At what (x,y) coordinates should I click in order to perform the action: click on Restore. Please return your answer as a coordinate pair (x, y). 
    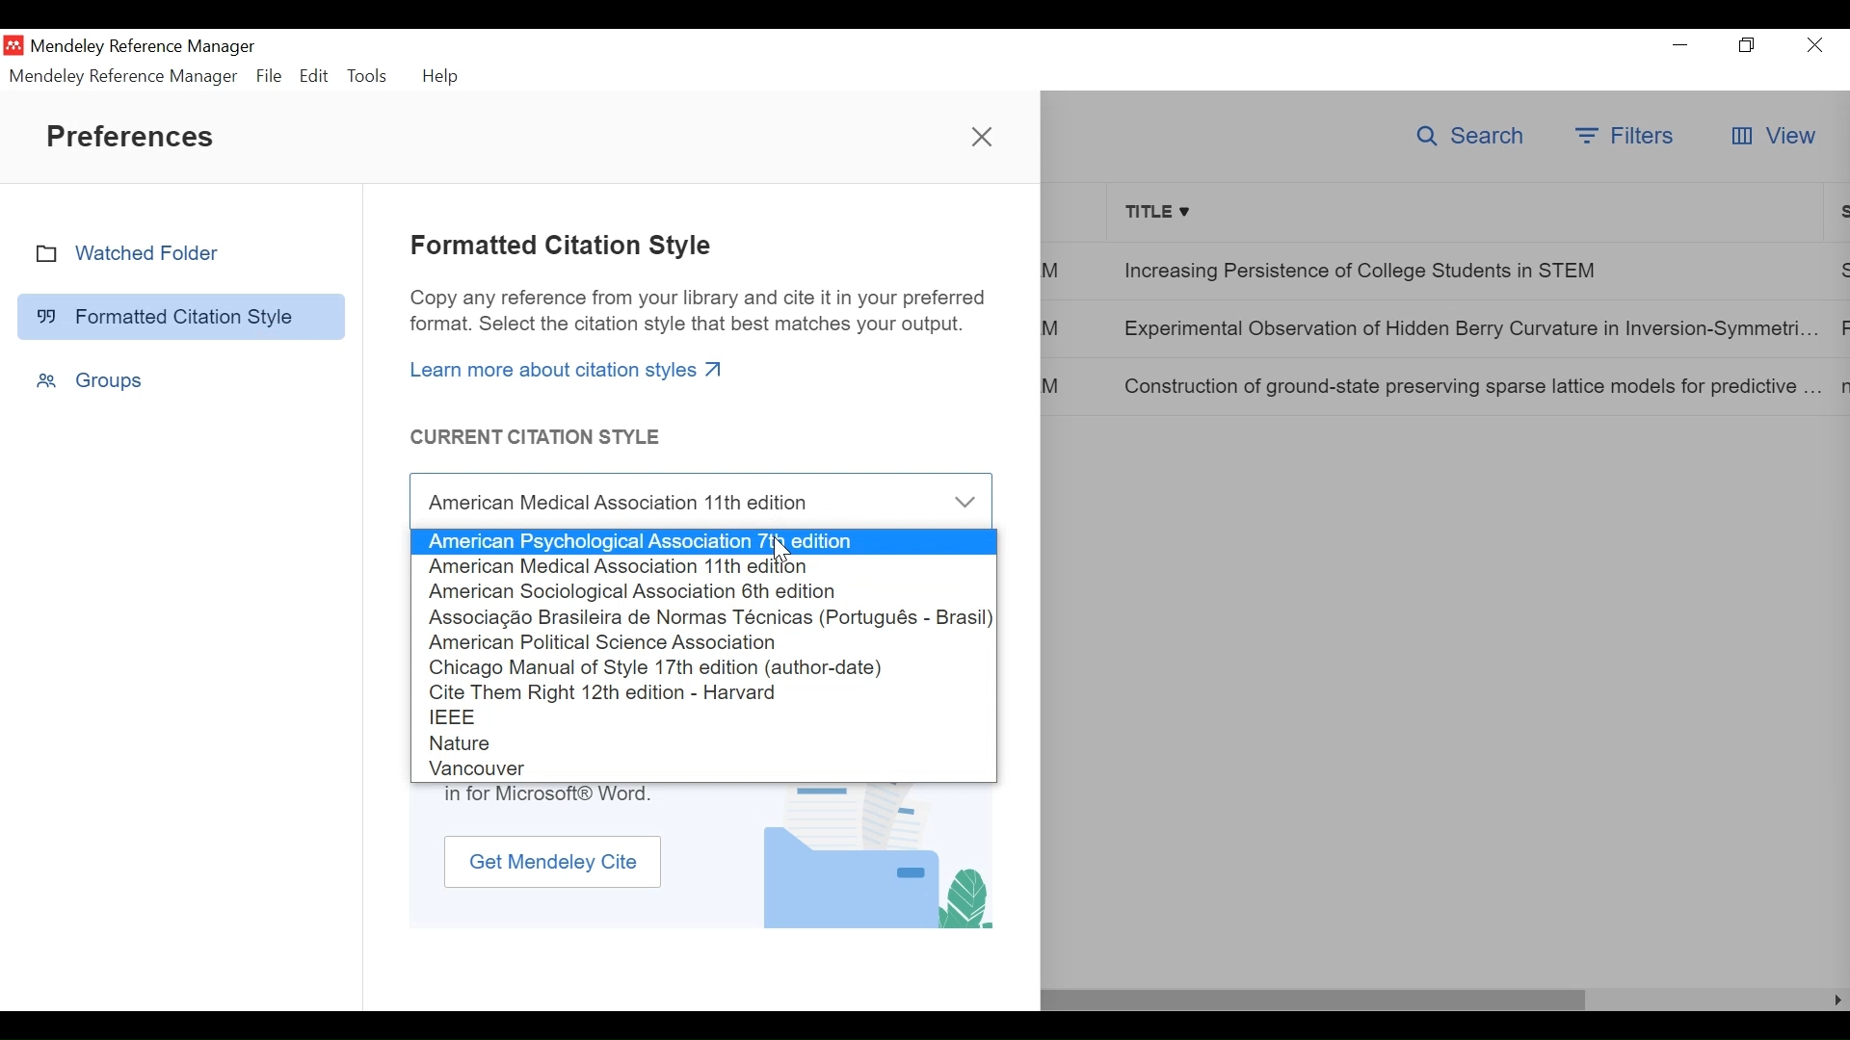
    Looking at the image, I should click on (1748, 45).